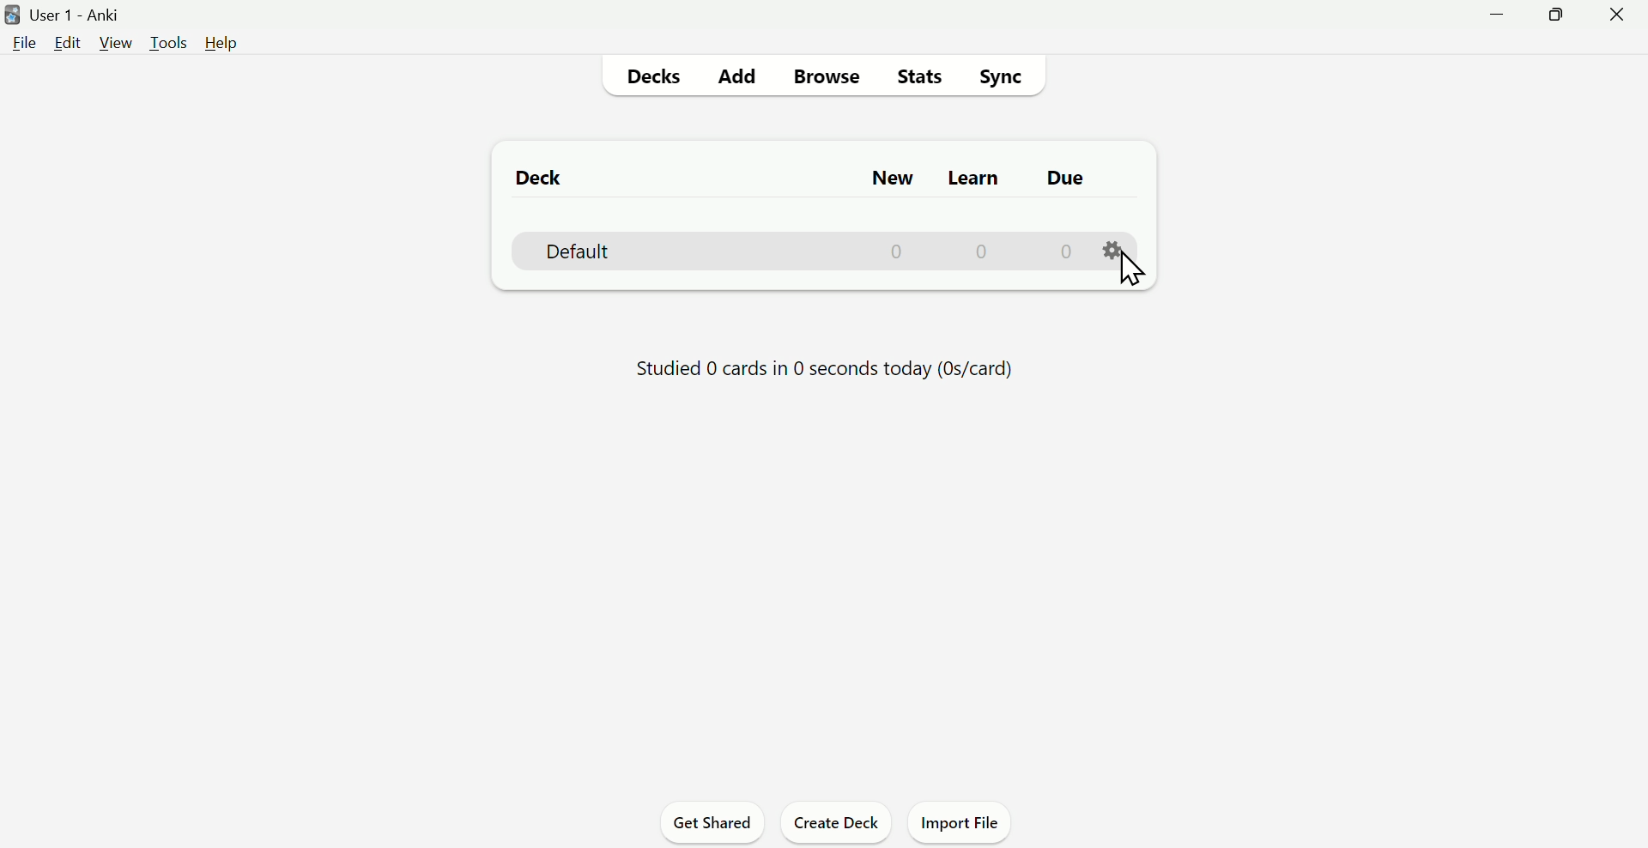 Image resolution: width=1648 pixels, height=848 pixels. What do you see at coordinates (1493, 20) in the screenshot?
I see `Minimize` at bounding box center [1493, 20].